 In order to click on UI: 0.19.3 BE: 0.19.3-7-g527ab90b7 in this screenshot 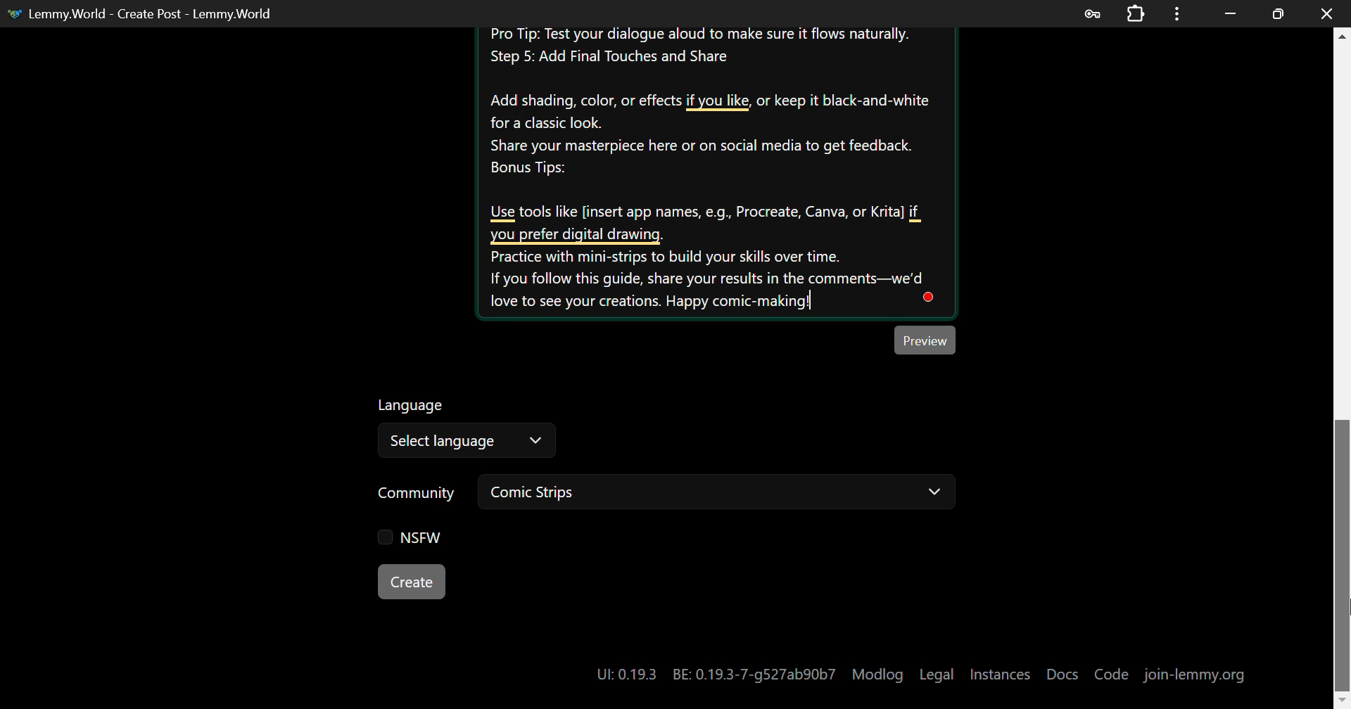, I will do `click(706, 674)`.